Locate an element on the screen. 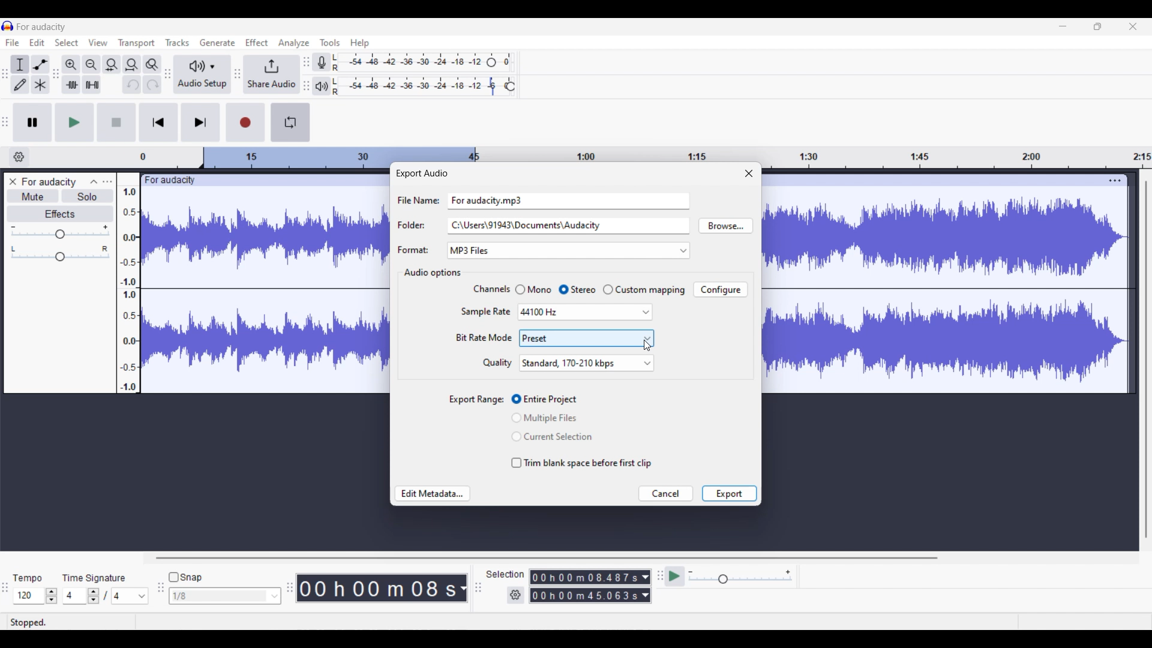 The width and height of the screenshot is (1152, 648). Duration measurement is located at coordinates (646, 577).